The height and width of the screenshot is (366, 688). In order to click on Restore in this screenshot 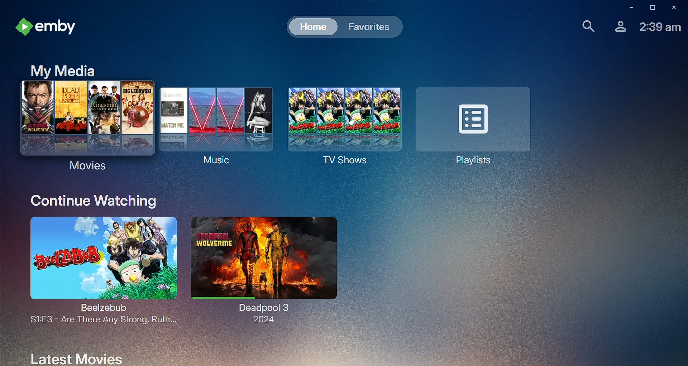, I will do `click(649, 8)`.